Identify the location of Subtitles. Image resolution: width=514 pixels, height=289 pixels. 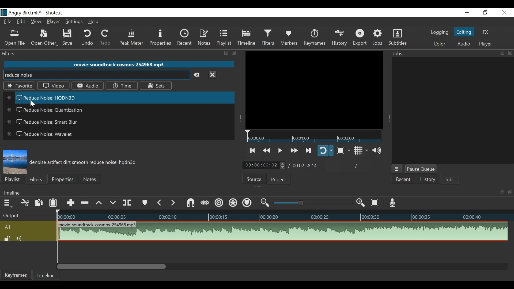
(398, 37).